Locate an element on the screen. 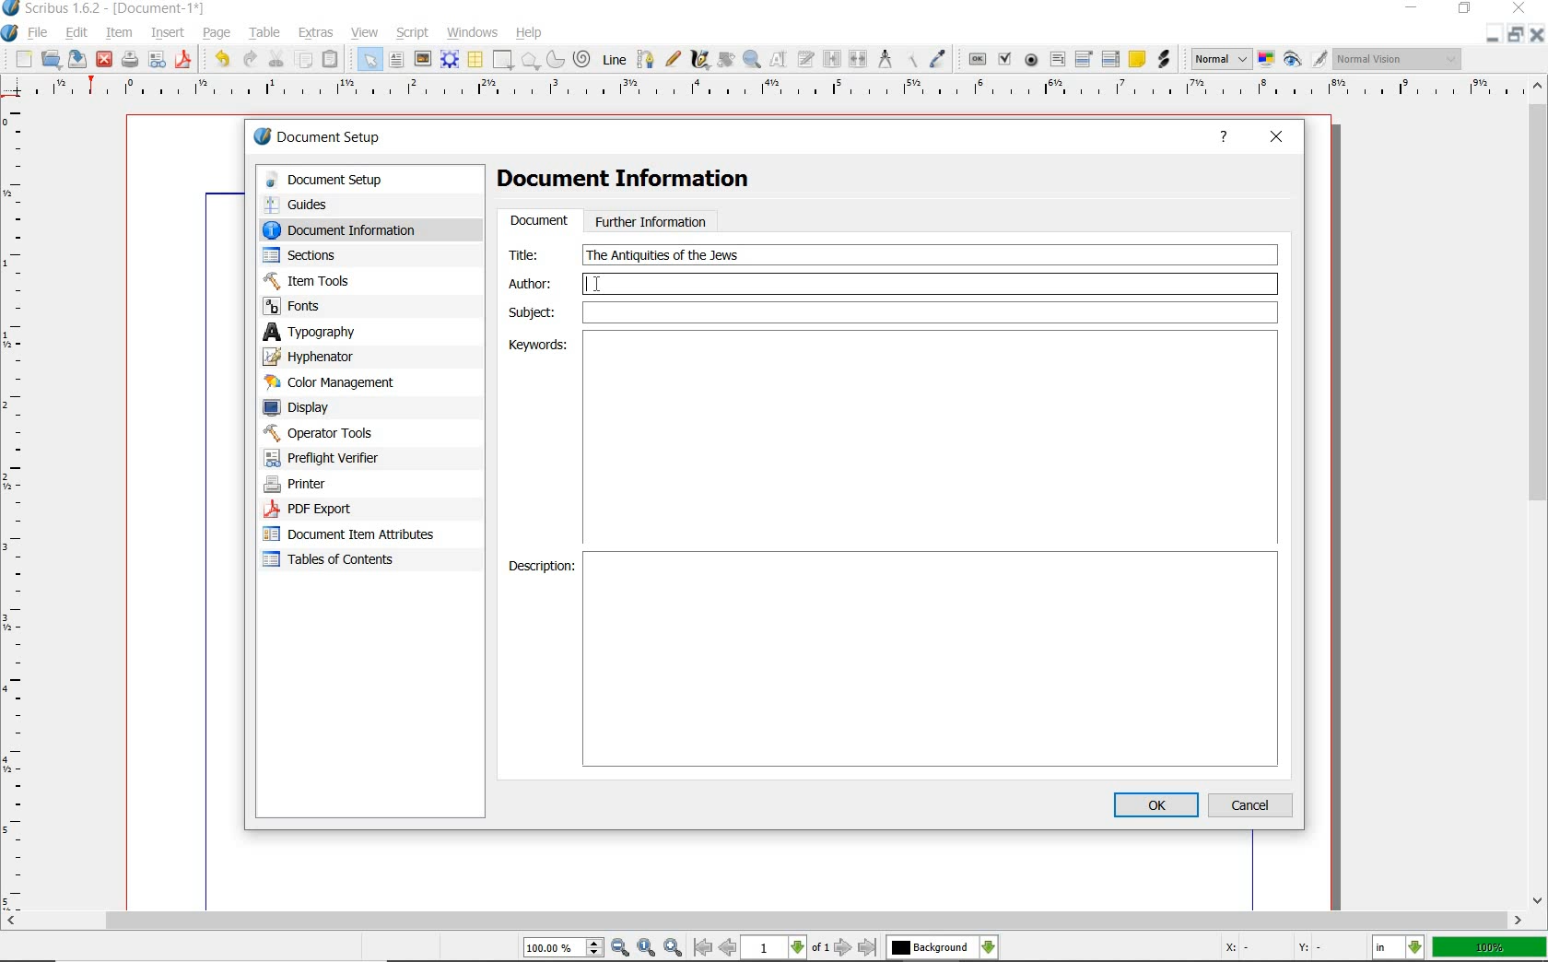 The height and width of the screenshot is (962, 1548). calligraphic line is located at coordinates (700, 61).